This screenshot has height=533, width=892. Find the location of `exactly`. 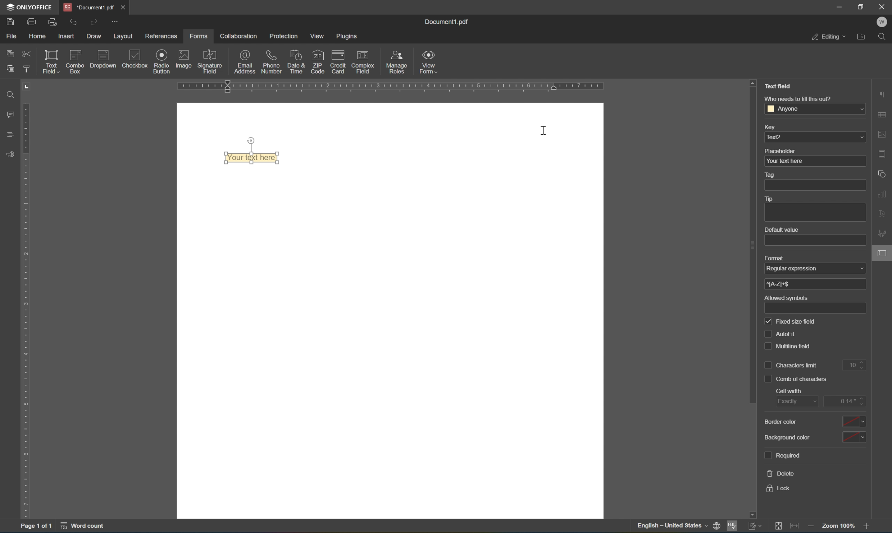

exactly is located at coordinates (789, 403).